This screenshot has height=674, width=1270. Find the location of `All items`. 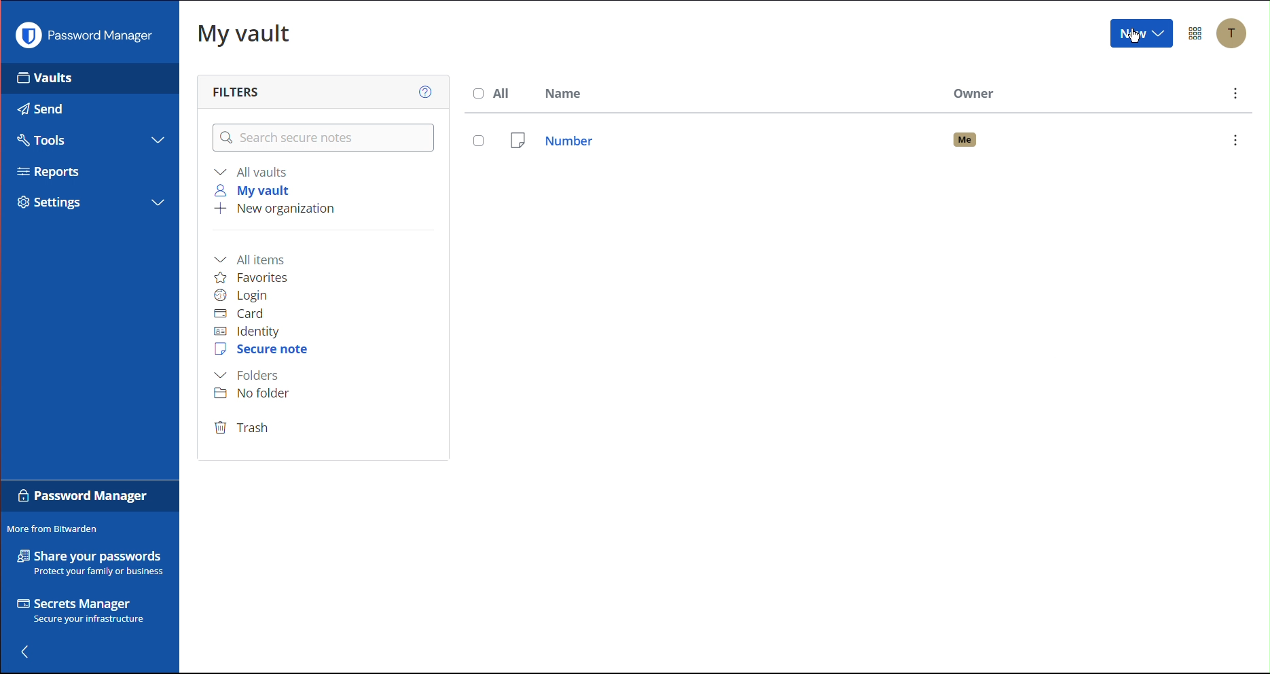

All items is located at coordinates (254, 258).